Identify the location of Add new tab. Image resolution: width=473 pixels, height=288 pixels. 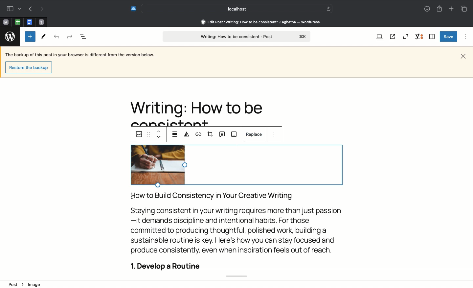
(452, 9).